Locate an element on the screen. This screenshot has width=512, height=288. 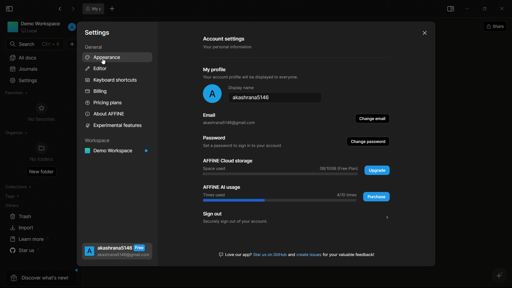
billing is located at coordinates (96, 91).